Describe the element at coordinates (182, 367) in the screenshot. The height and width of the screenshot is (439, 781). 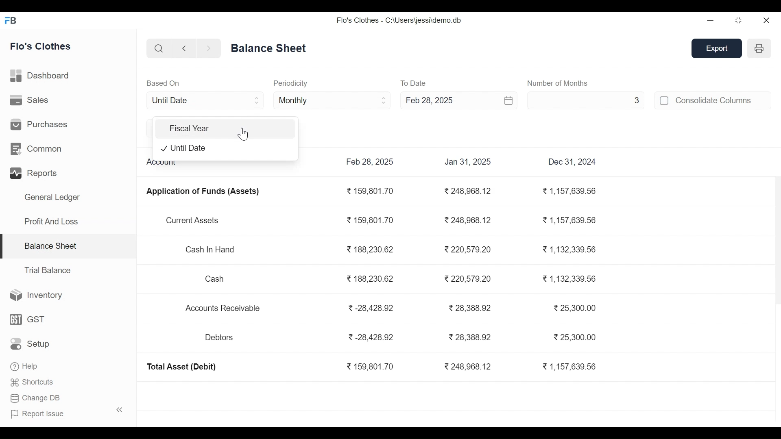
I see `Total Asset (Debit)` at that location.